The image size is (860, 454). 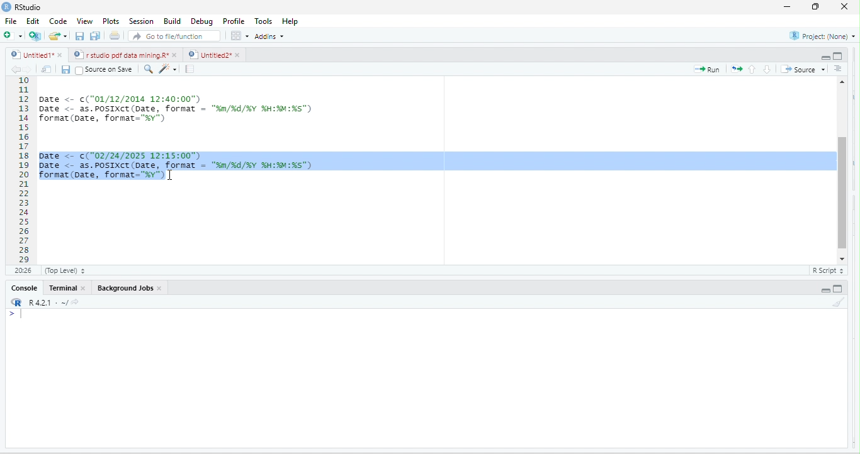 What do you see at coordinates (201, 23) in the screenshot?
I see `Debug` at bounding box center [201, 23].